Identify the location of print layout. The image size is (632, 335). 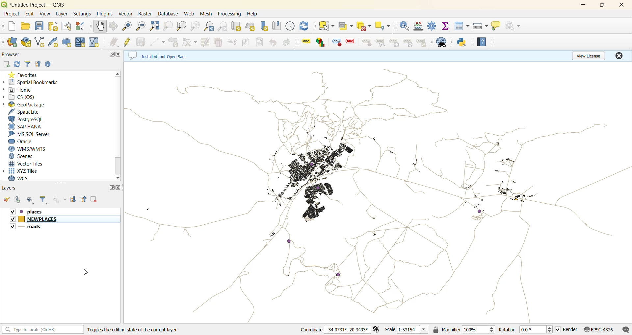
(53, 27).